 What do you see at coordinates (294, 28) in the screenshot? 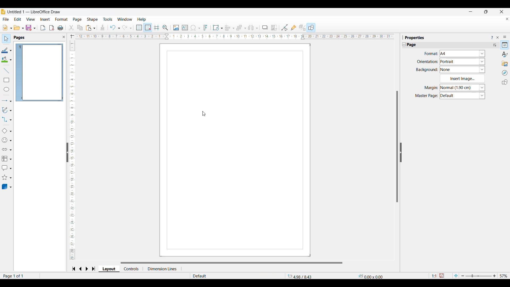
I see `Show gluepoint functions` at bounding box center [294, 28].